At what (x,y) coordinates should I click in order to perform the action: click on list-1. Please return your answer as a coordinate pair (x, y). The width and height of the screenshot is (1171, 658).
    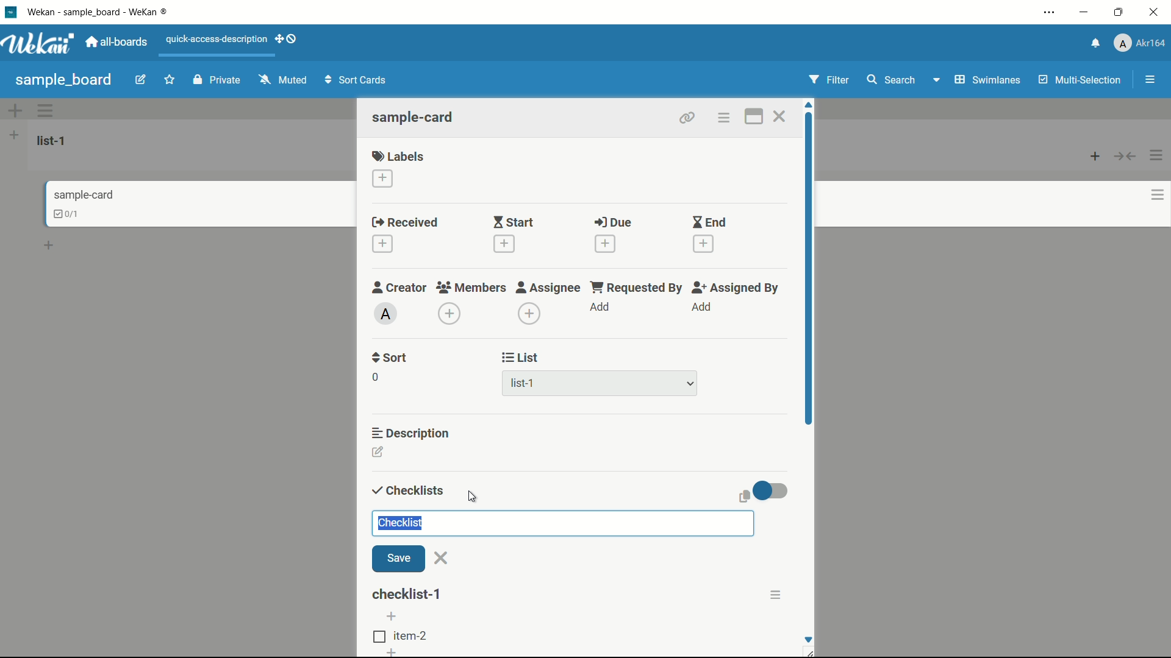
    Looking at the image, I should click on (54, 140).